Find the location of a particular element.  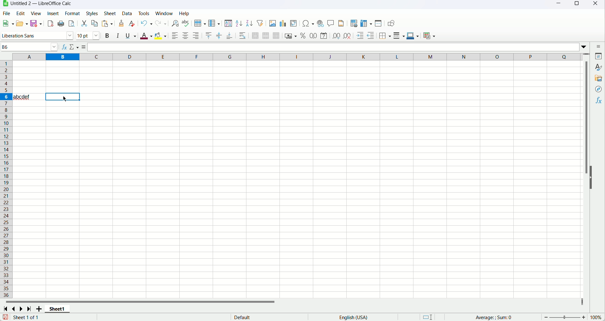

draw function is located at coordinates (391, 23).